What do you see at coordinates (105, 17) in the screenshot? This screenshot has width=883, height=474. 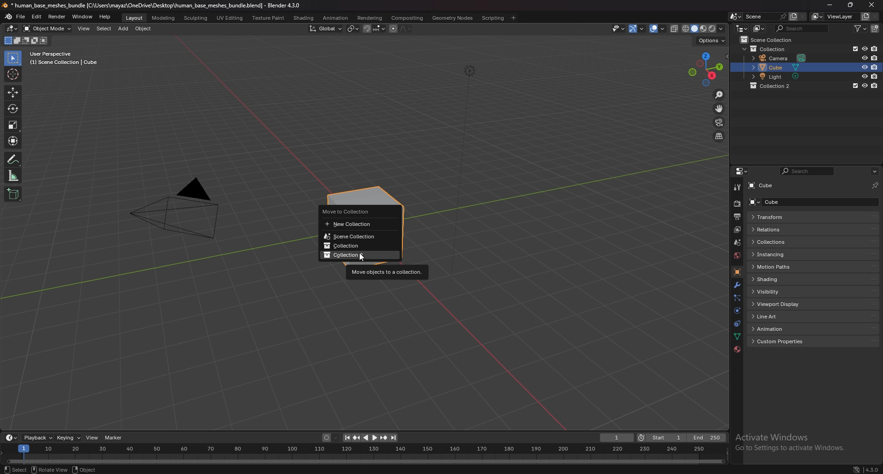 I see `help` at bounding box center [105, 17].